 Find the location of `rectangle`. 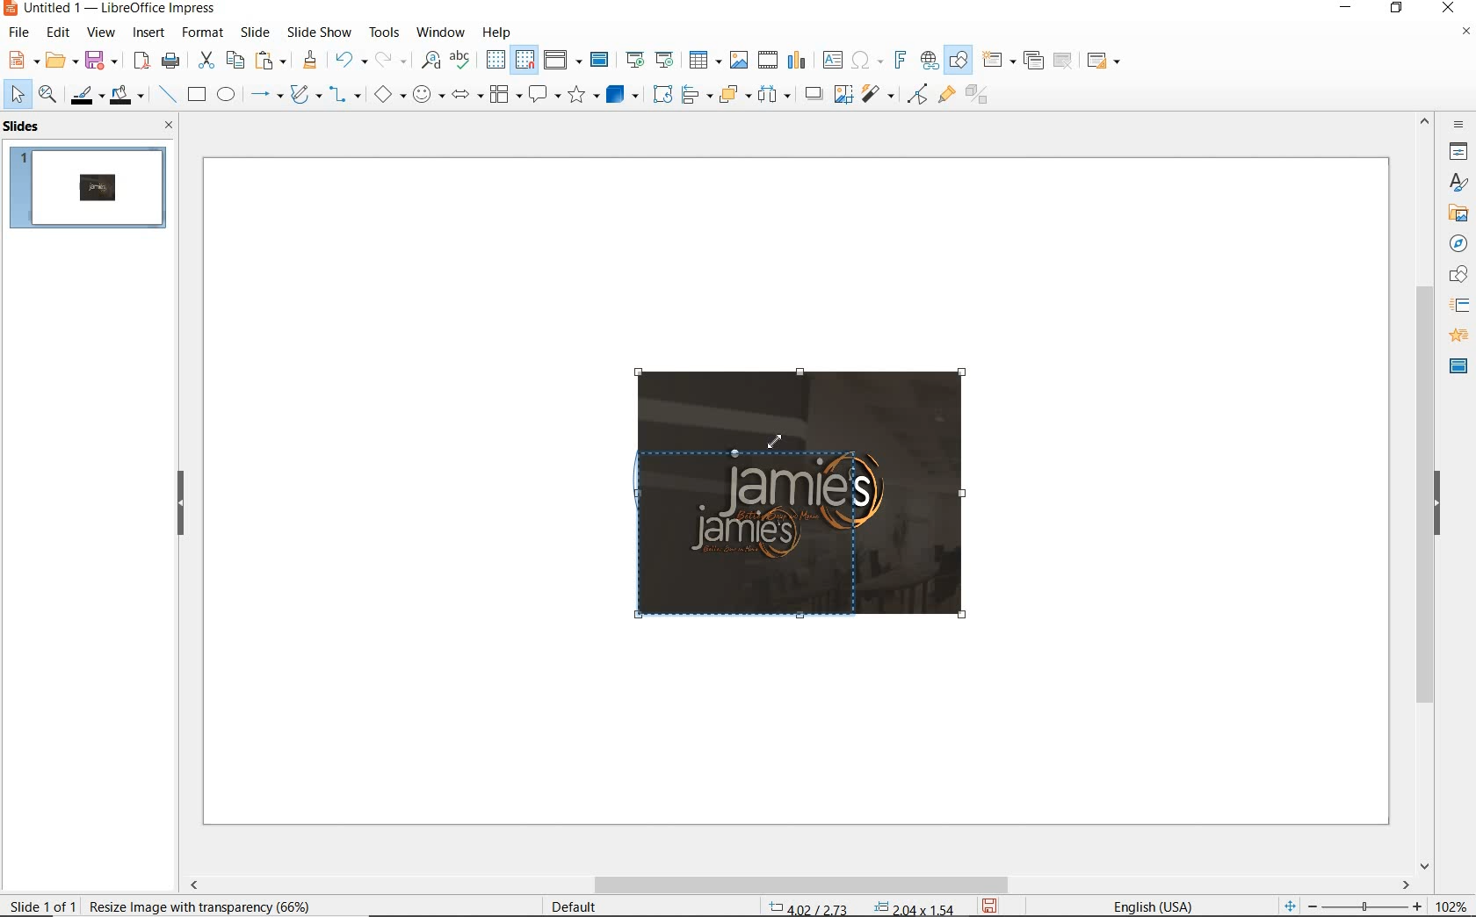

rectangle is located at coordinates (195, 96).